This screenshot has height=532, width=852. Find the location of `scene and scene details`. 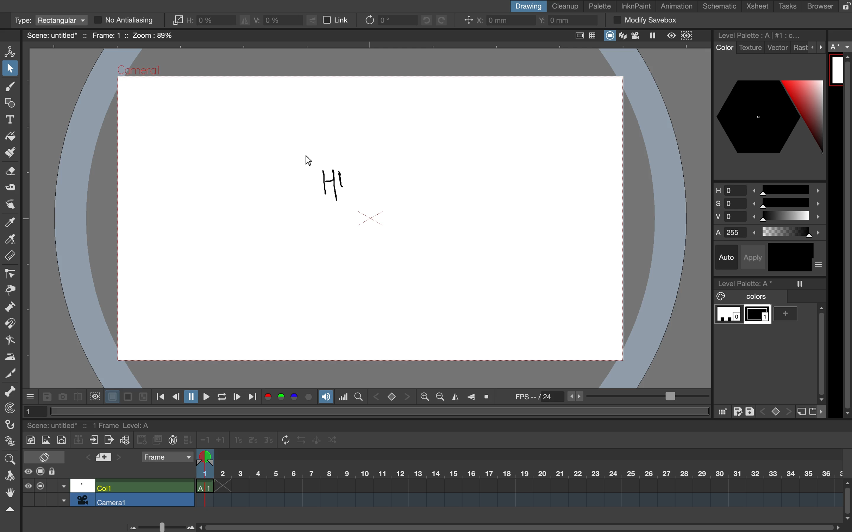

scene and scene details is located at coordinates (97, 424).